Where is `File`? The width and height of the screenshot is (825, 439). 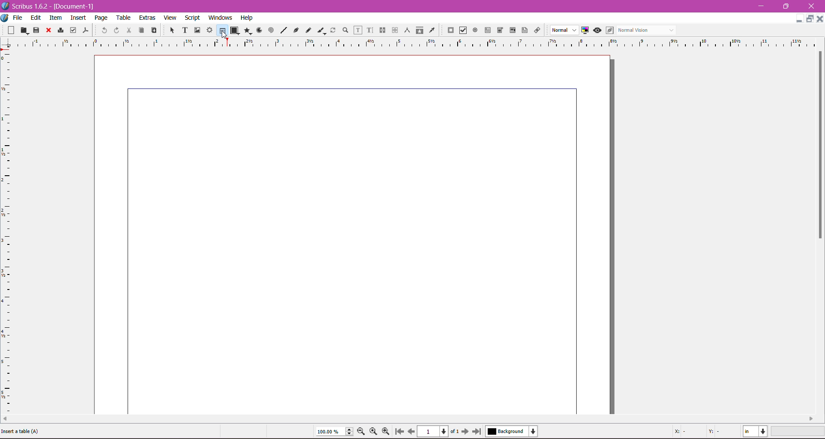 File is located at coordinates (18, 18).